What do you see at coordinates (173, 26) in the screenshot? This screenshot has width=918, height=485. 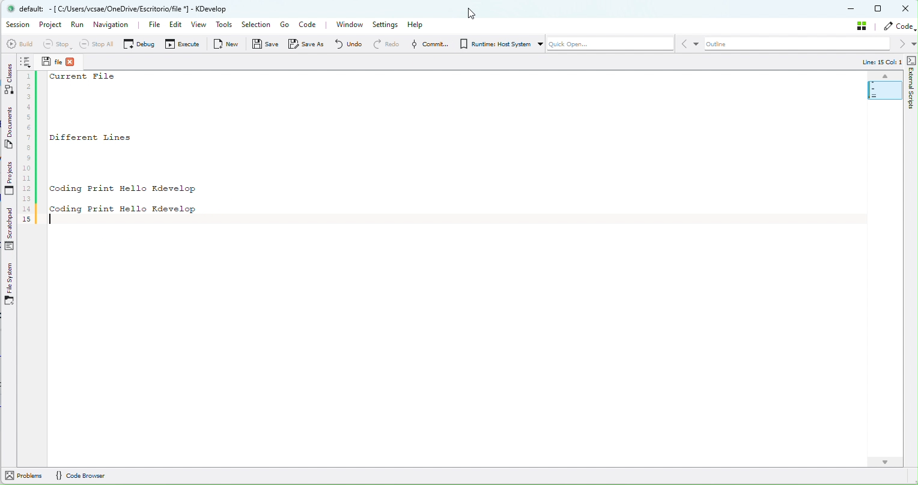 I see `Edit` at bounding box center [173, 26].